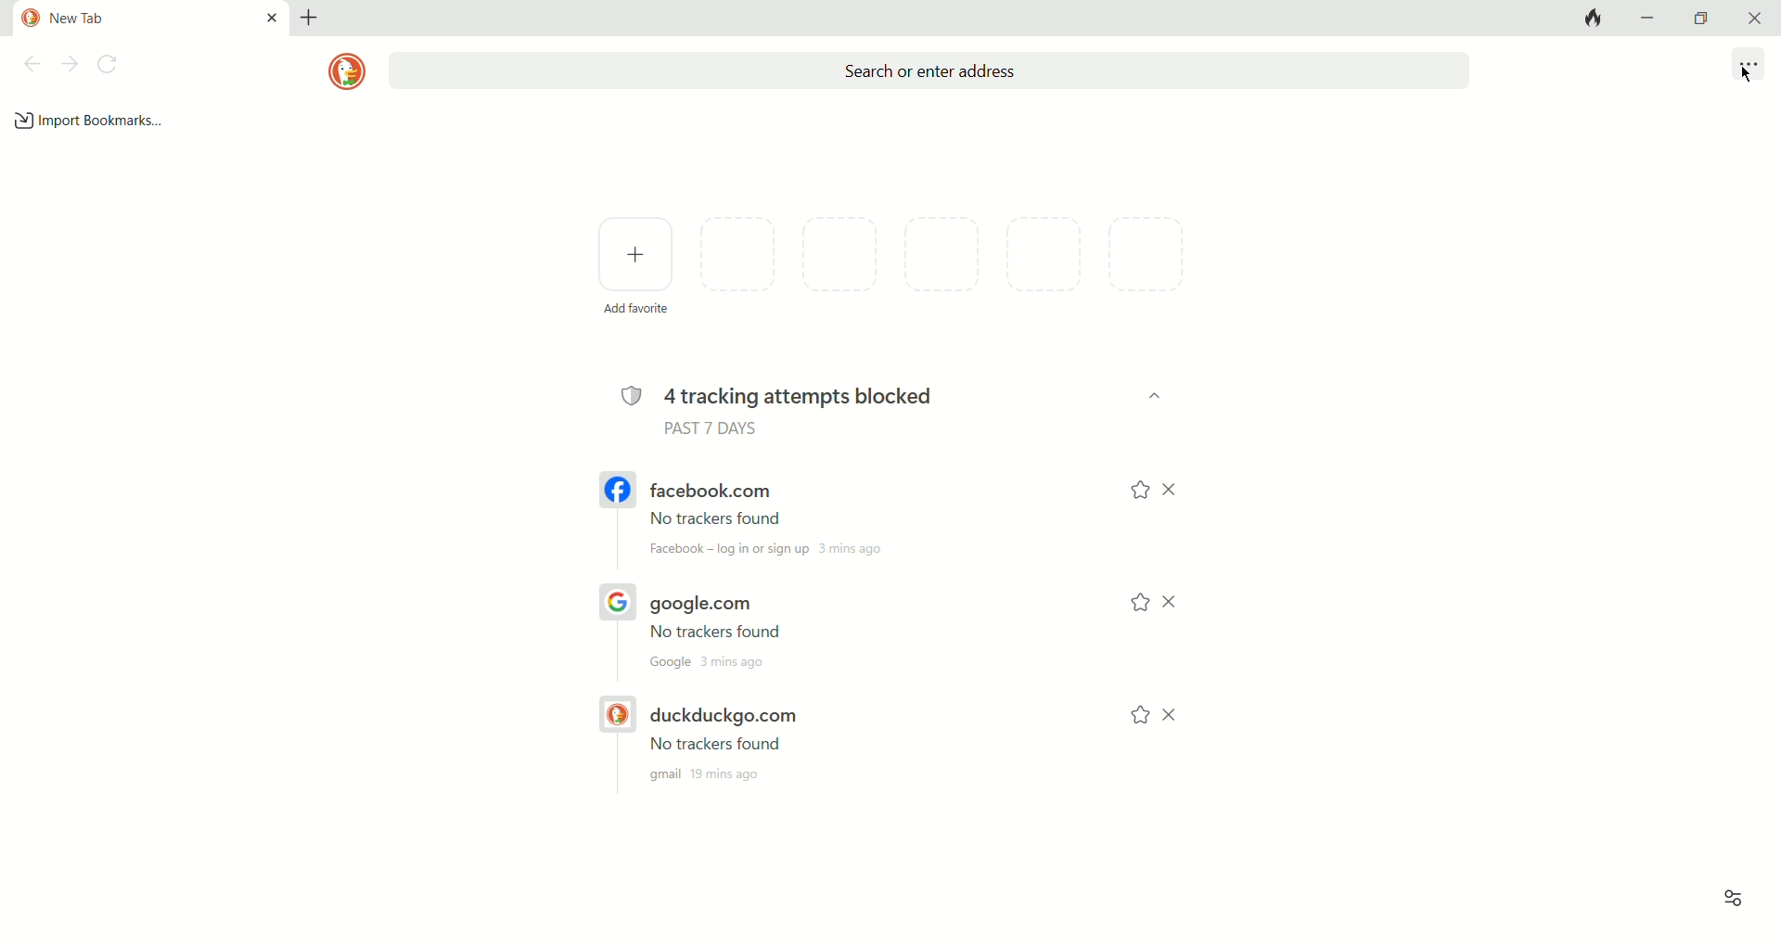 This screenshot has width=1781, height=946. Describe the element at coordinates (1176, 602) in the screenshot. I see `close` at that location.